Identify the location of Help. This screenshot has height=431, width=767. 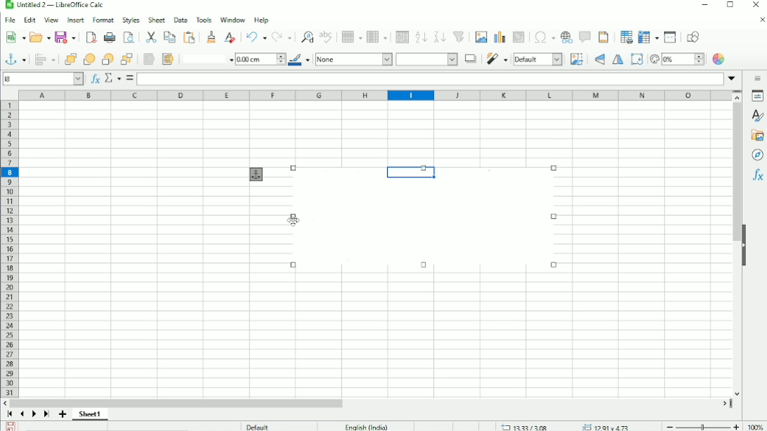
(261, 20).